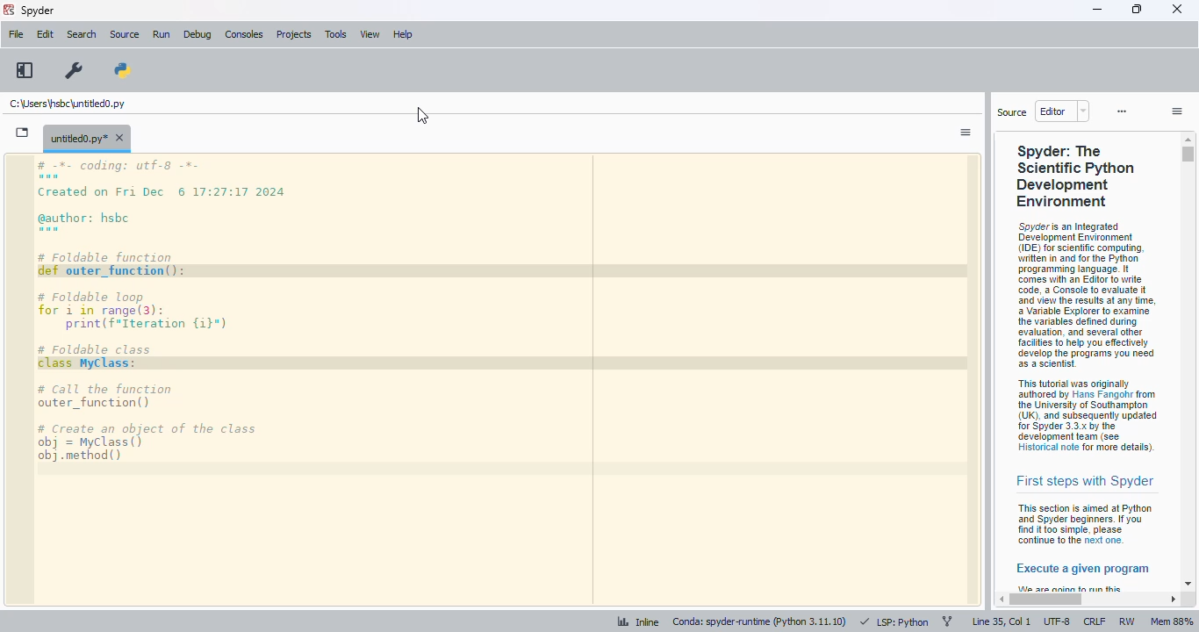 The height and width of the screenshot is (632, 1199). Describe the element at coordinates (245, 34) in the screenshot. I see `consoles` at that location.